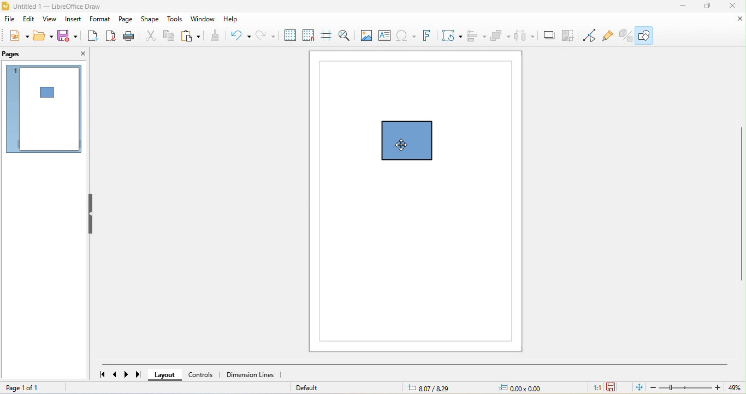 The image size is (746, 394). I want to click on print, so click(131, 37).